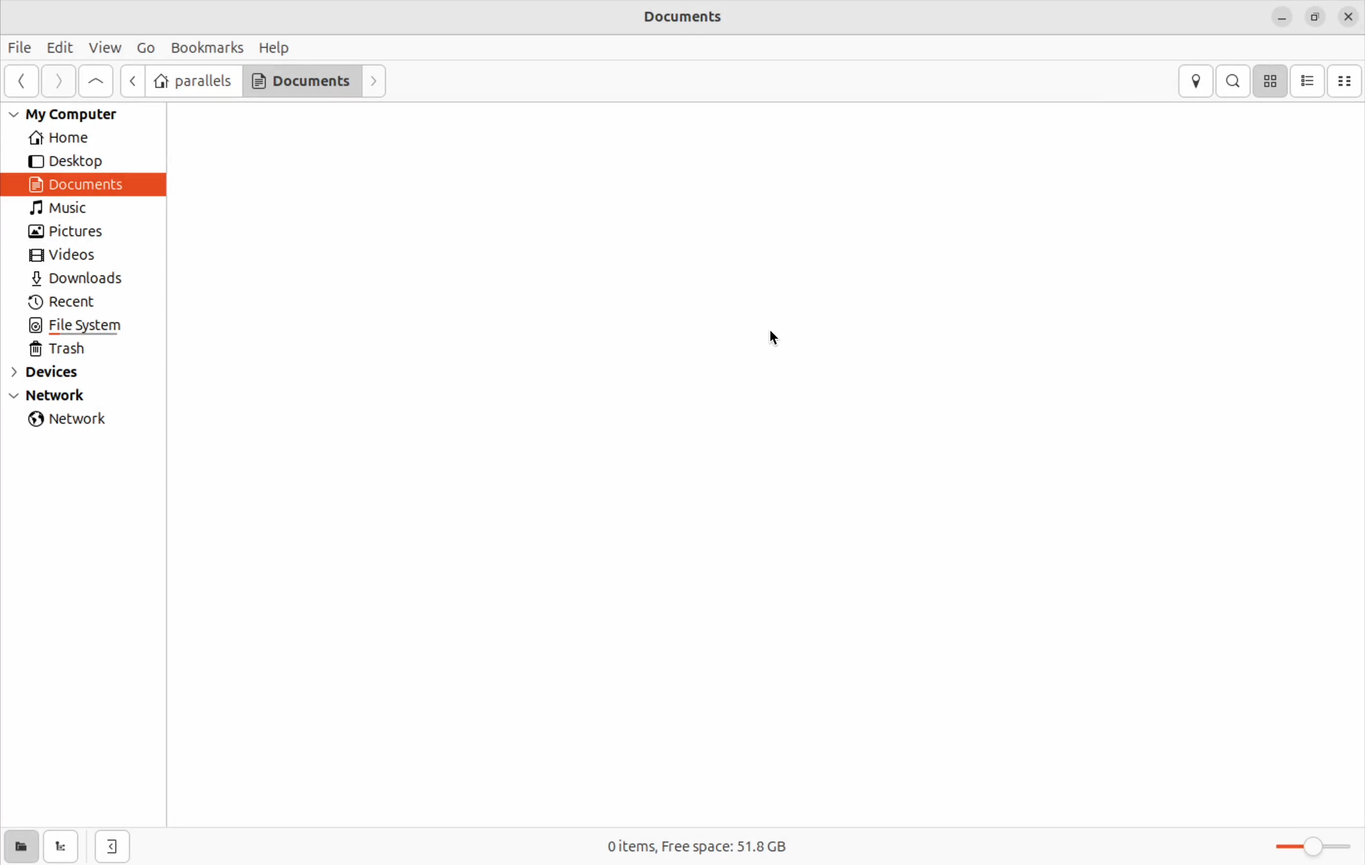  I want to click on File, so click(19, 48).